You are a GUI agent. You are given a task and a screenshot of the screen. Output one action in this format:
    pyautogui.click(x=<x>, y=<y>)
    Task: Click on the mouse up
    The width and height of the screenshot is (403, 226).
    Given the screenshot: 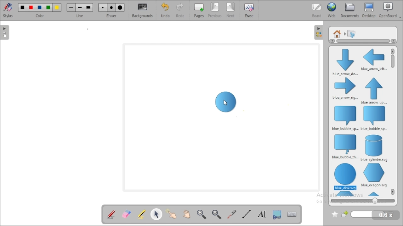 What is the action you would take?
    pyautogui.click(x=225, y=103)
    